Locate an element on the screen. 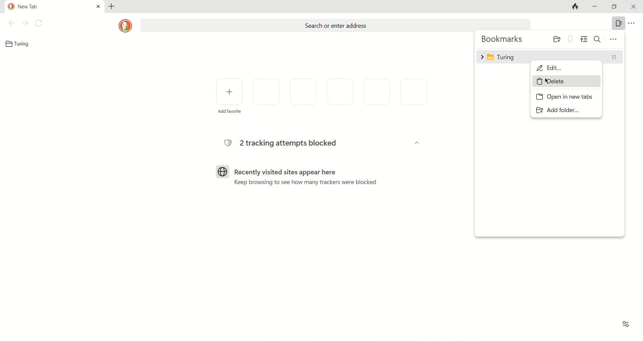 The width and height of the screenshot is (643, 342). turing is located at coordinates (550, 56).